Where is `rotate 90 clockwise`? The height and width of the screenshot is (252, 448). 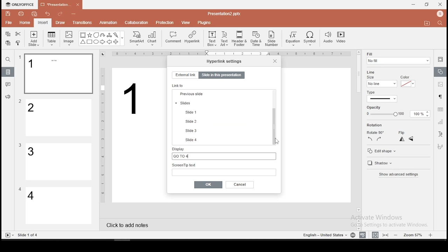
rotate 90 clockwise is located at coordinates (379, 139).